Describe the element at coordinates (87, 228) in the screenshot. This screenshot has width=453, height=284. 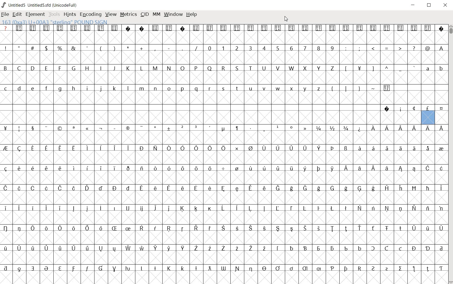
I see `Symbol` at that location.